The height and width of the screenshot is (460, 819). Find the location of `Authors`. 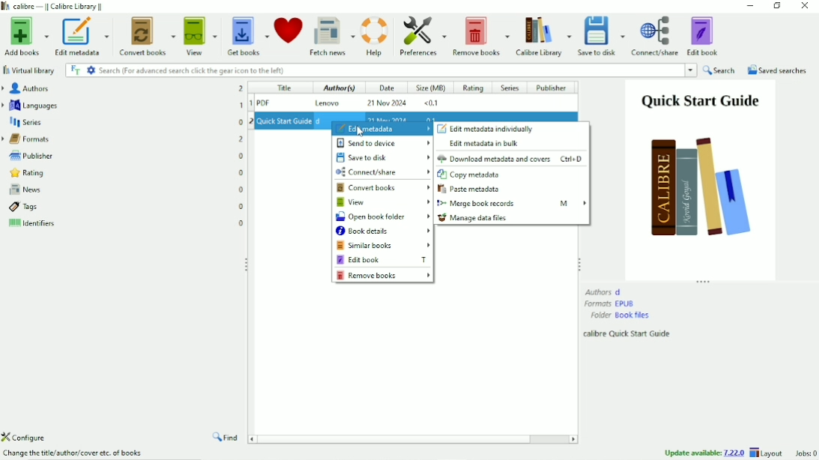

Authors is located at coordinates (604, 291).